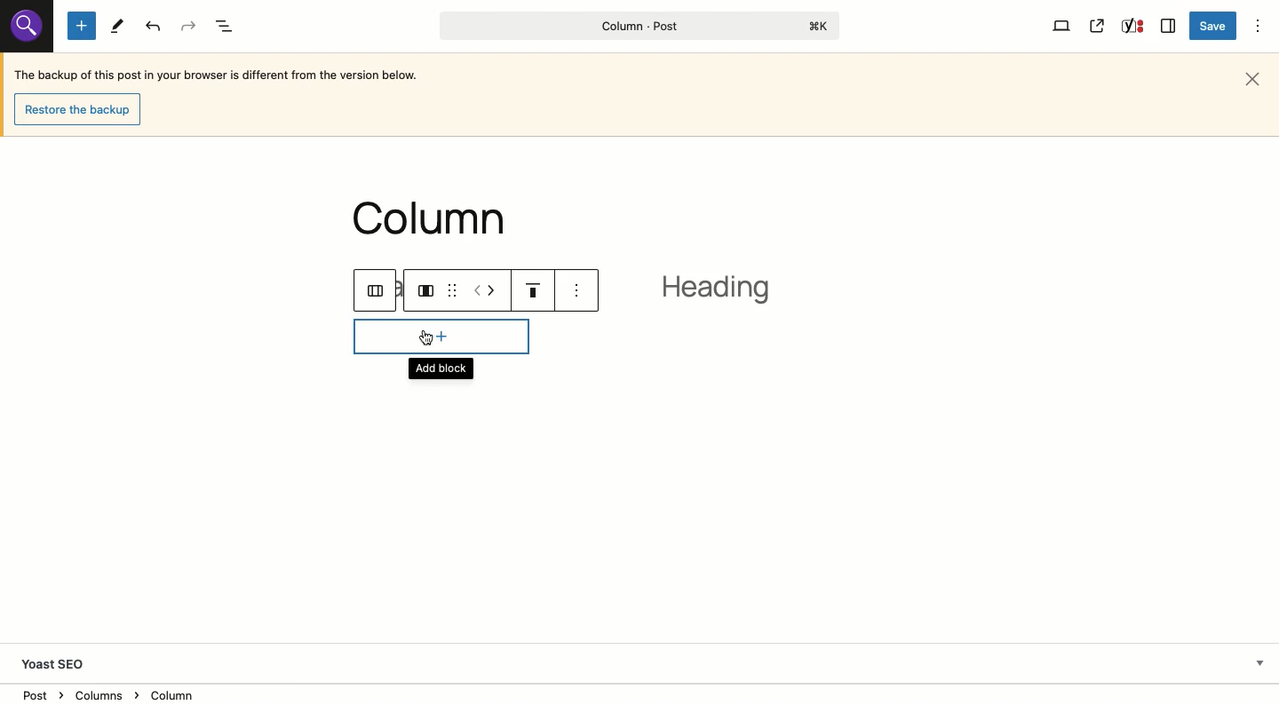  What do you see at coordinates (427, 289) in the screenshot?
I see `Column layout` at bounding box center [427, 289].